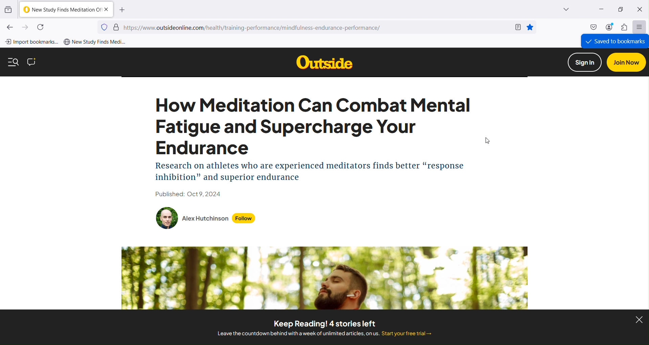 Image resolution: width=649 pixels, height=345 pixels. What do you see at coordinates (244, 218) in the screenshot?
I see `Follow button` at bounding box center [244, 218].